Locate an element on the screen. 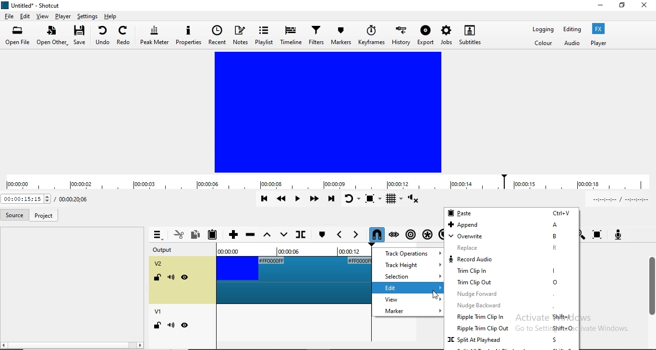 The height and width of the screenshot is (350, 656). track height is located at coordinates (410, 265).